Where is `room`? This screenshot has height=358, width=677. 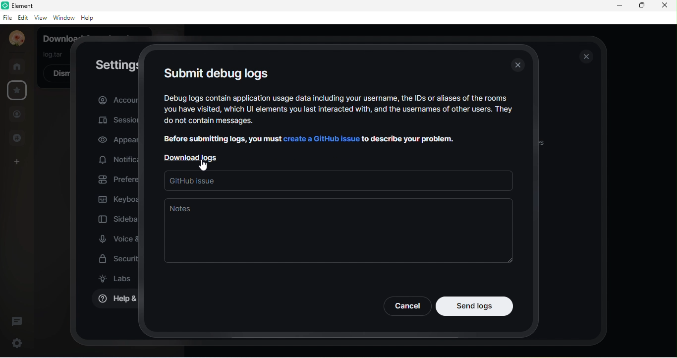 room is located at coordinates (17, 65).